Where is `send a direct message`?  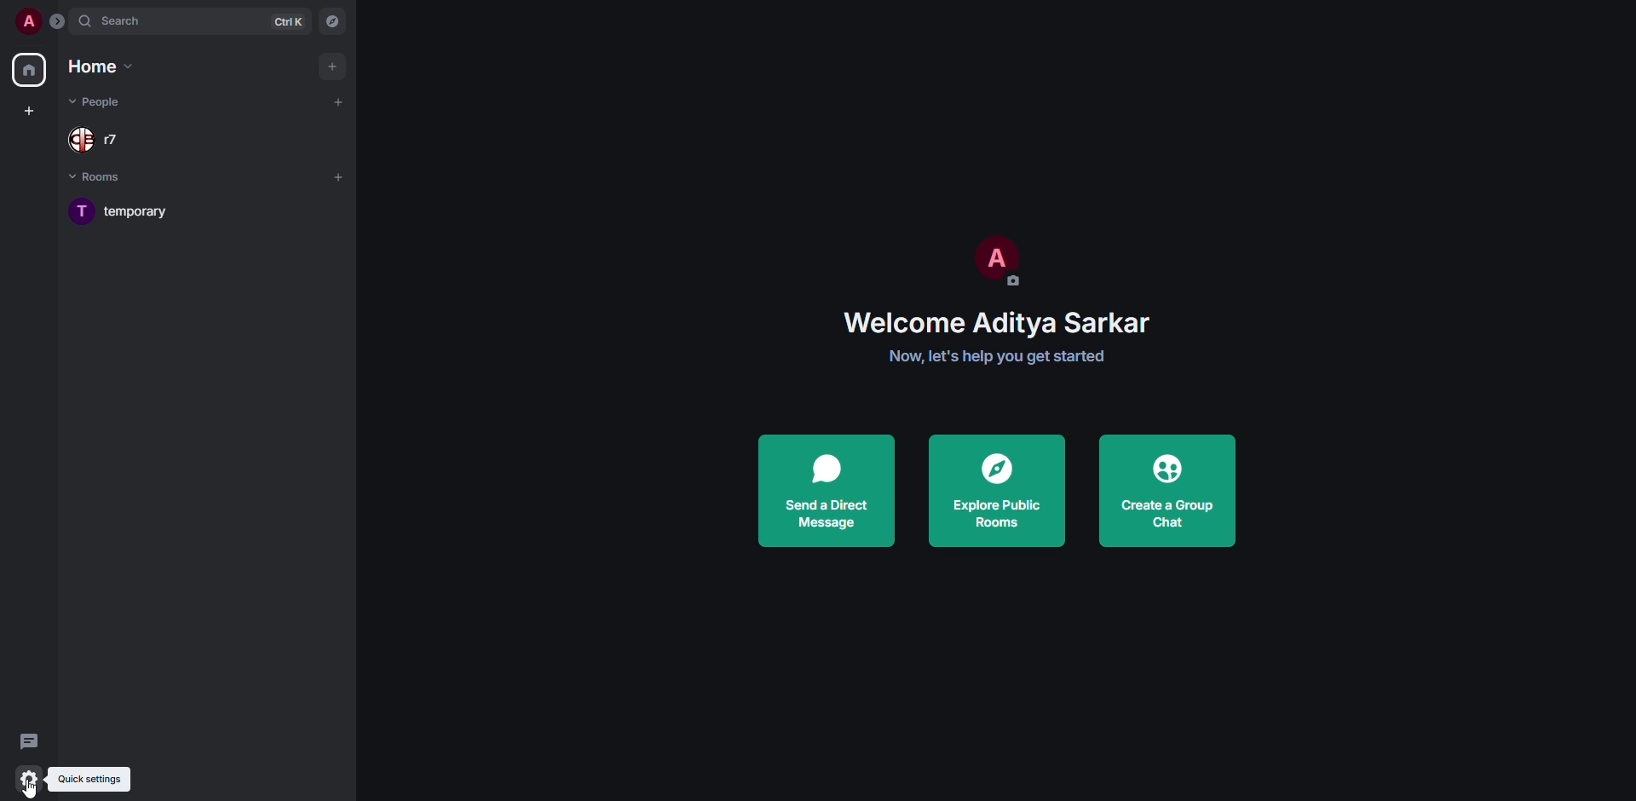 send a direct message is located at coordinates (826, 495).